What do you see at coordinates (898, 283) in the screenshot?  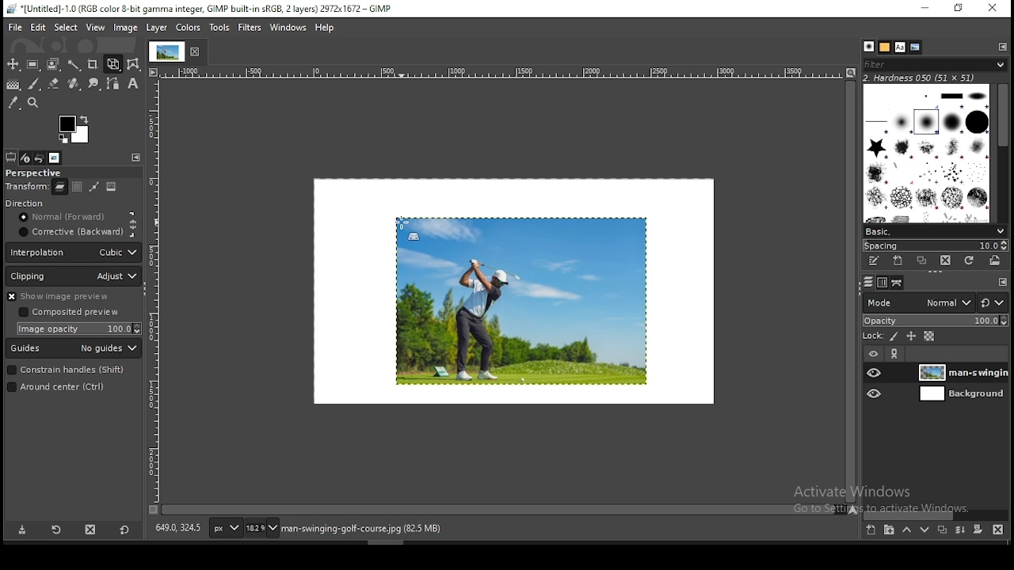 I see `paths` at bounding box center [898, 283].